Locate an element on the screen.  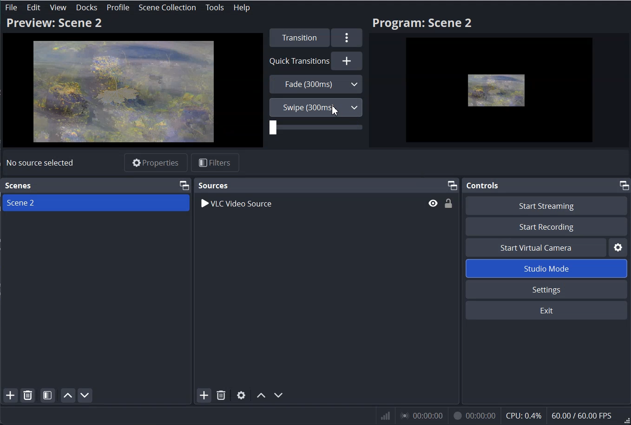
Transition is located at coordinates (299, 37).